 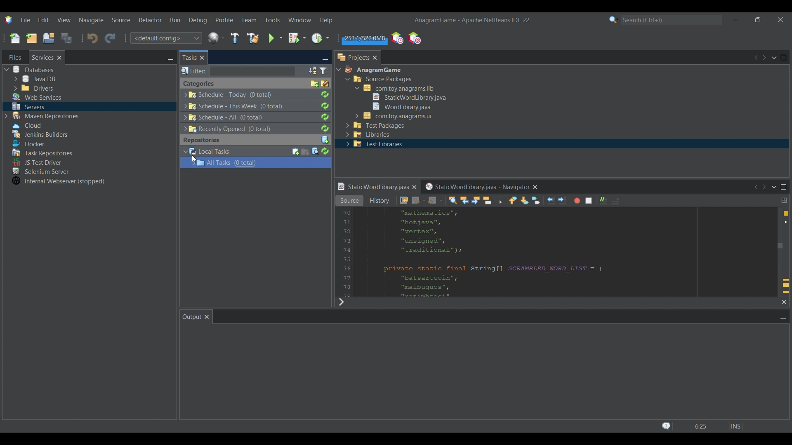 What do you see at coordinates (701, 426) in the screenshot?
I see `Status bar details` at bounding box center [701, 426].